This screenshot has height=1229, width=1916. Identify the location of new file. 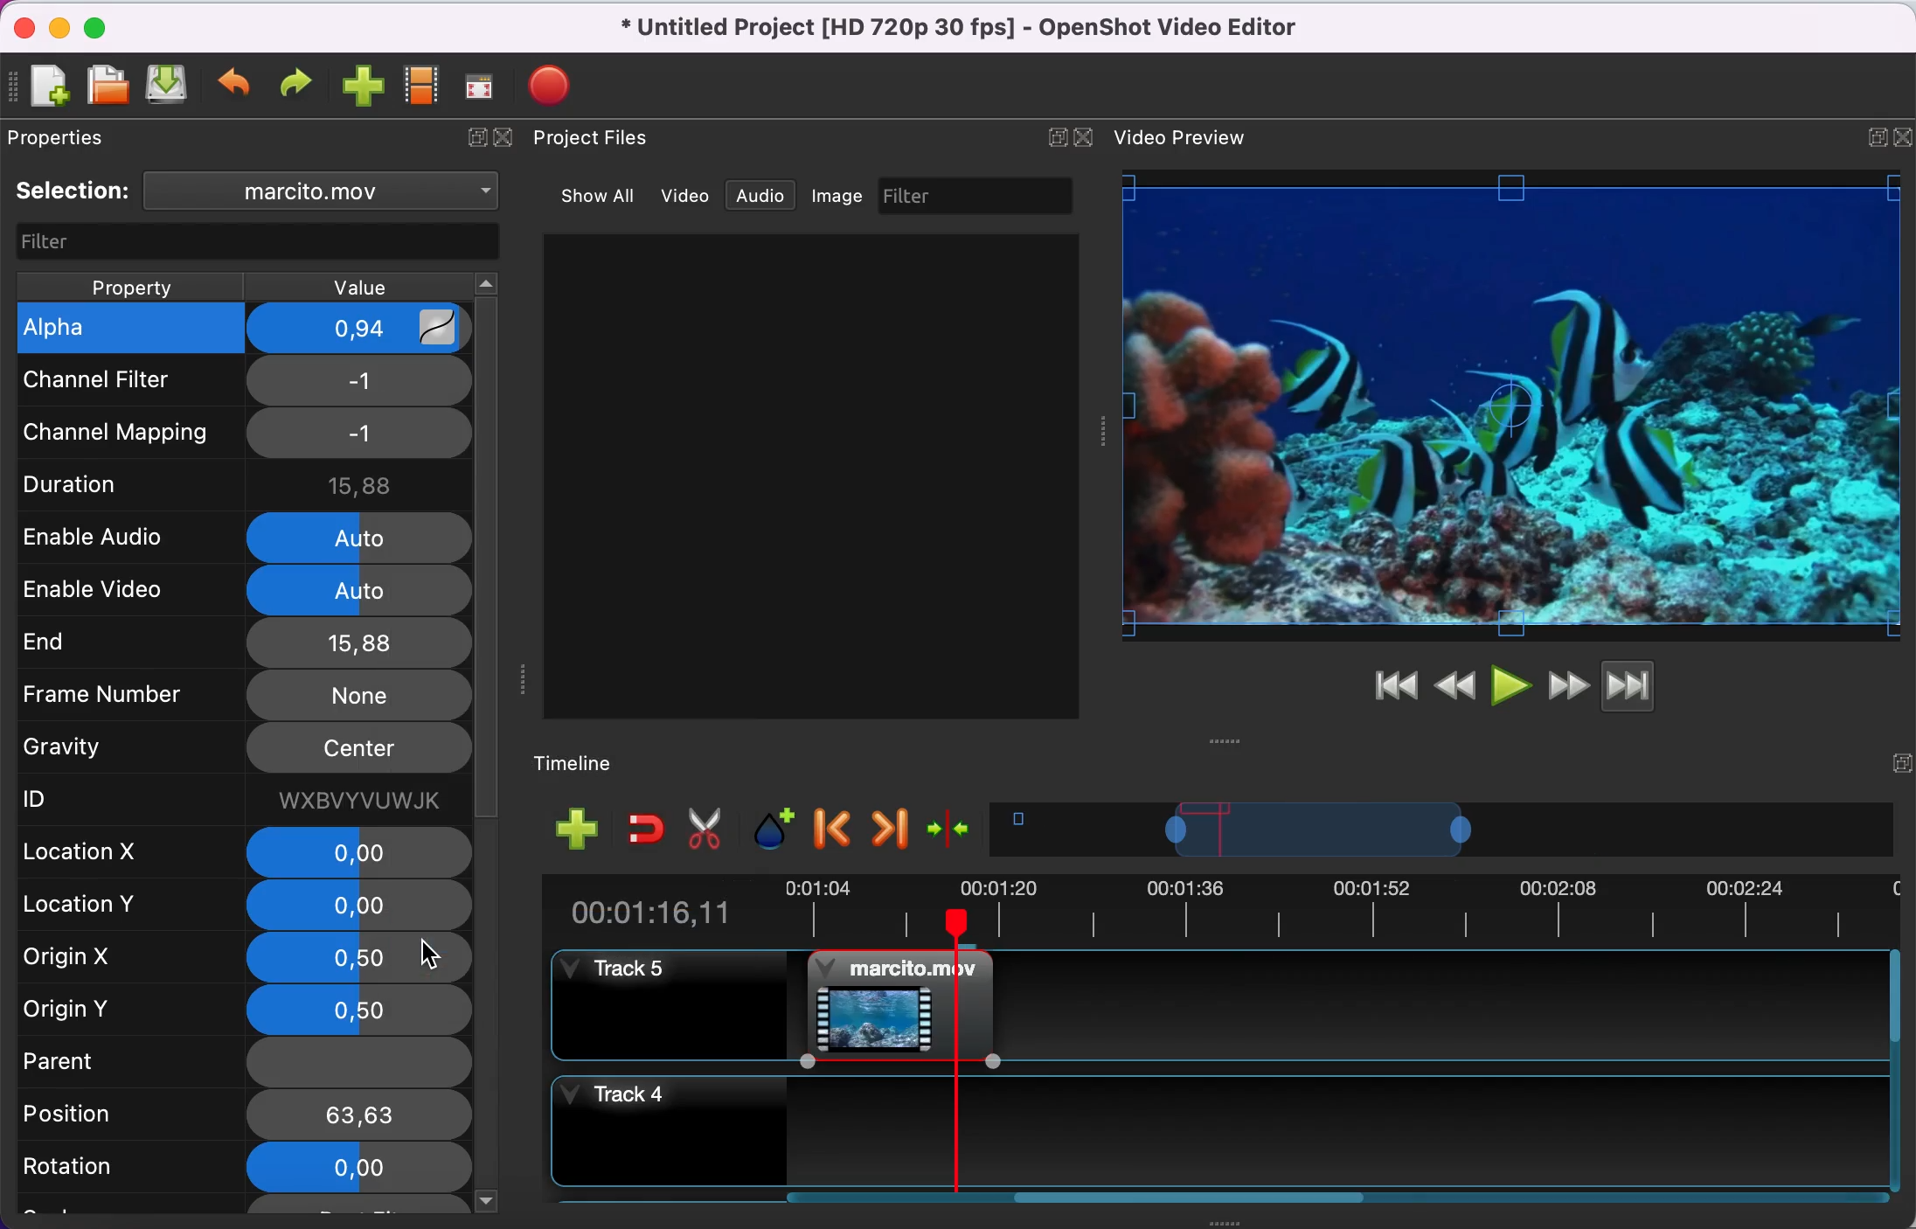
(49, 85).